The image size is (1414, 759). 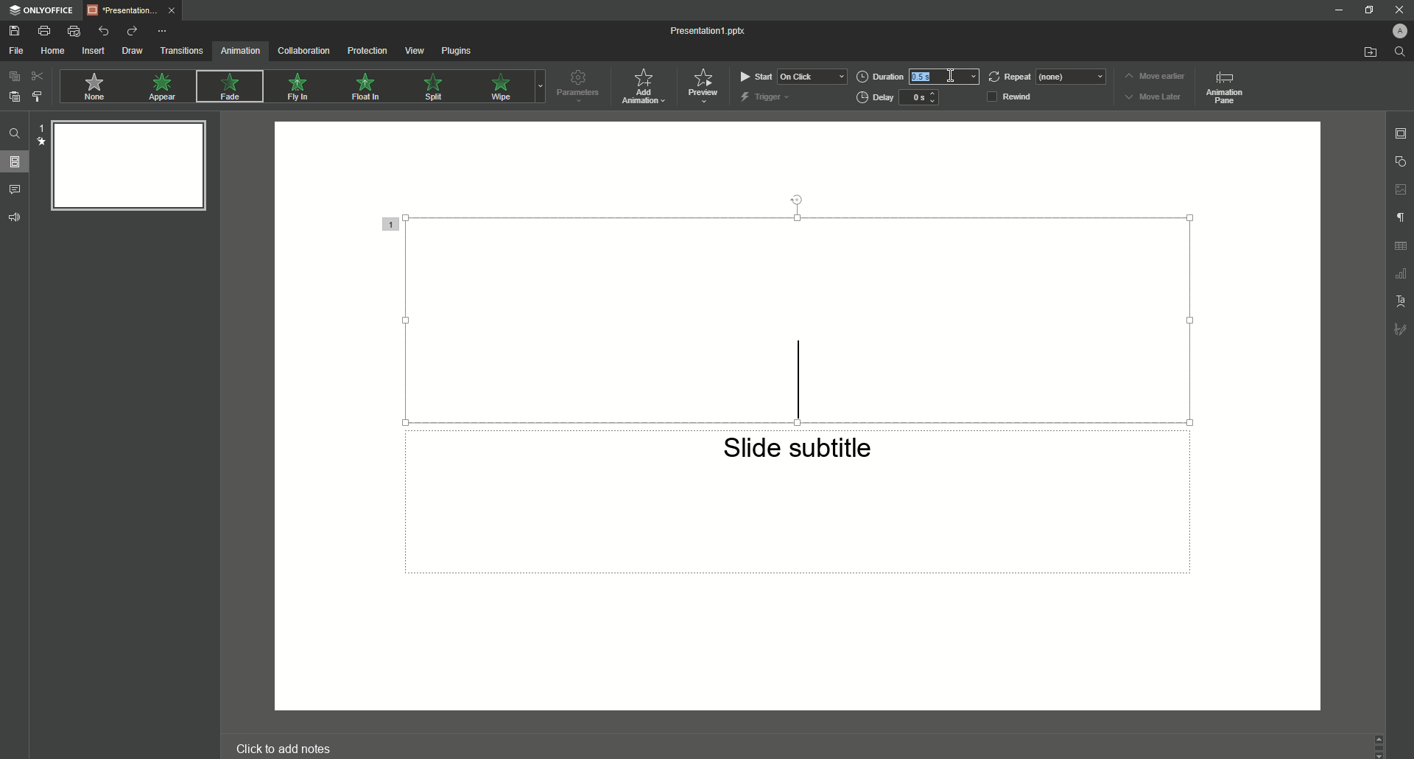 What do you see at coordinates (125, 165) in the screenshot?
I see `Slide Preview` at bounding box center [125, 165].